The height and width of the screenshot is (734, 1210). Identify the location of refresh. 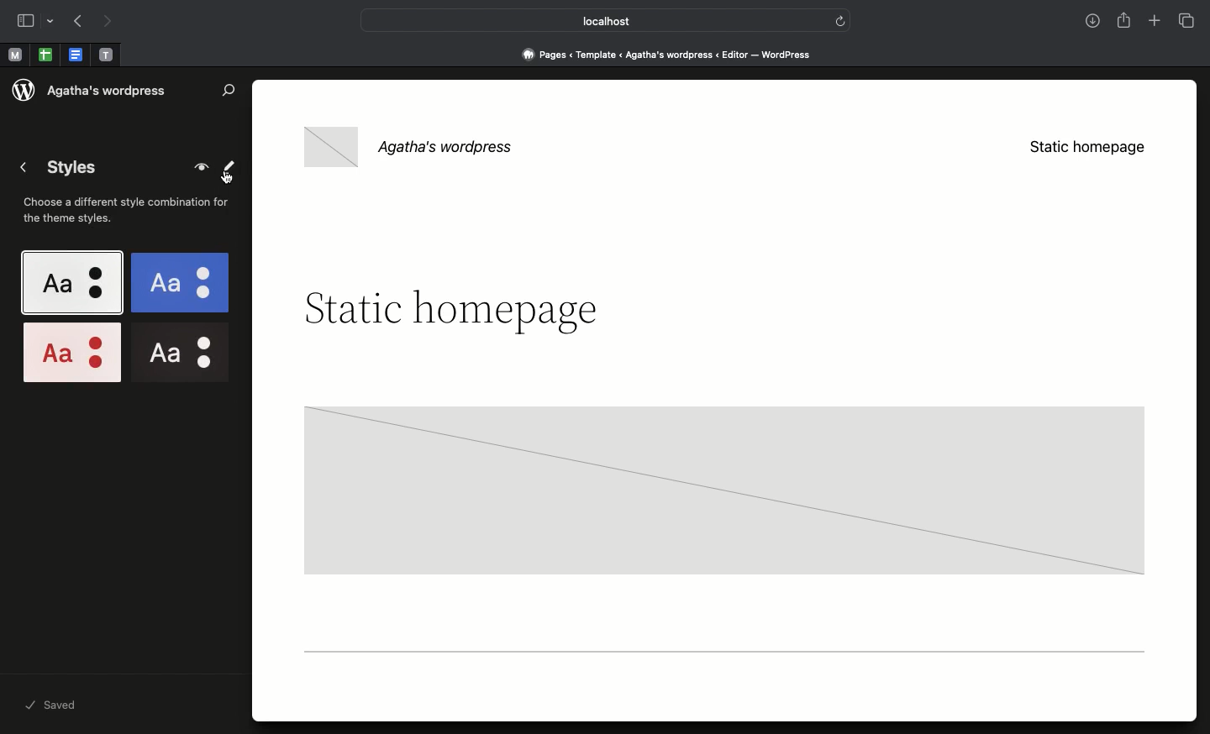
(840, 19).